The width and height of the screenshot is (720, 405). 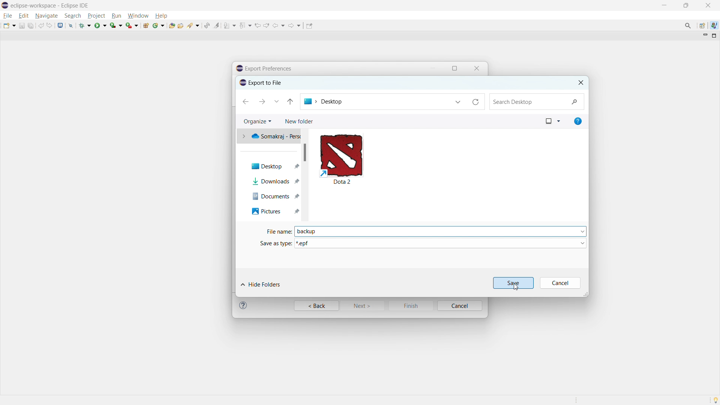 I want to click on minimize view, so click(x=704, y=36).